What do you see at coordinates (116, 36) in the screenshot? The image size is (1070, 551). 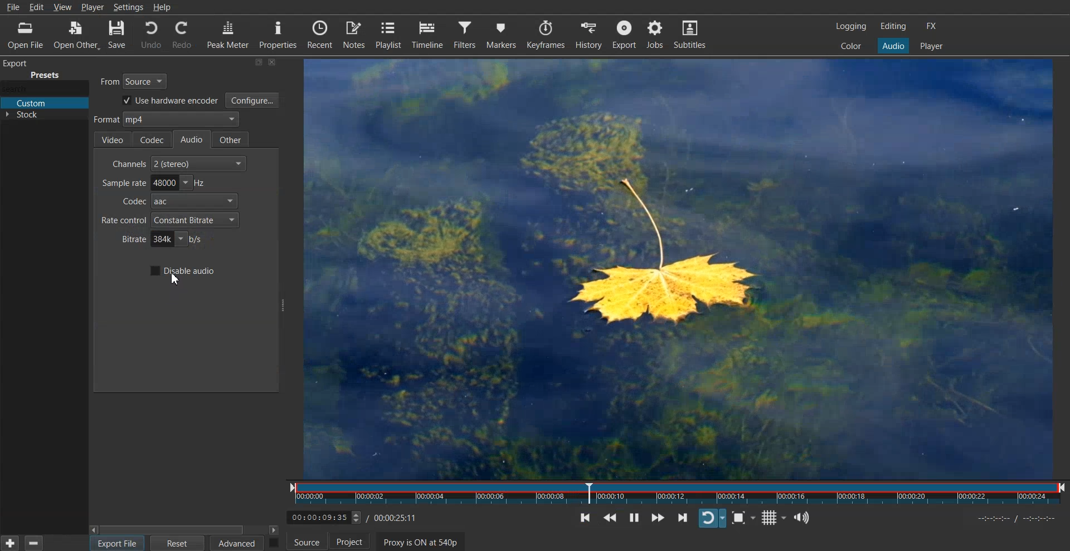 I see `Save` at bounding box center [116, 36].